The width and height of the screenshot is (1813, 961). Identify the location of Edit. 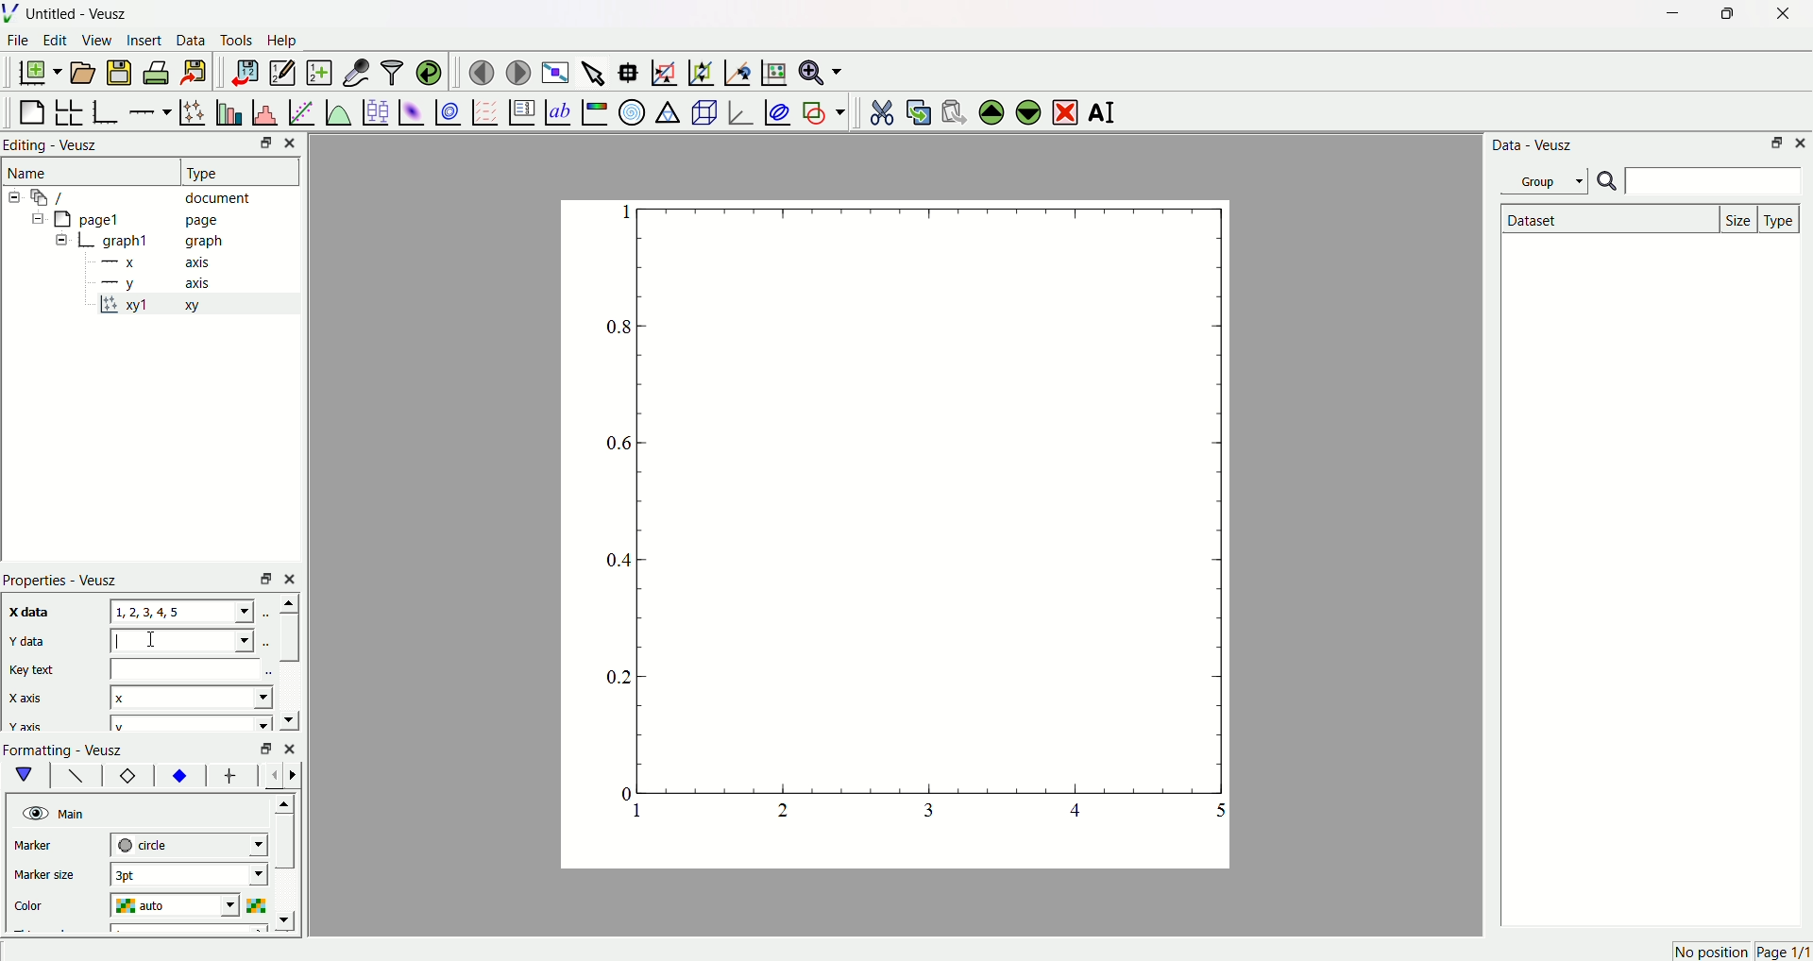
(56, 42).